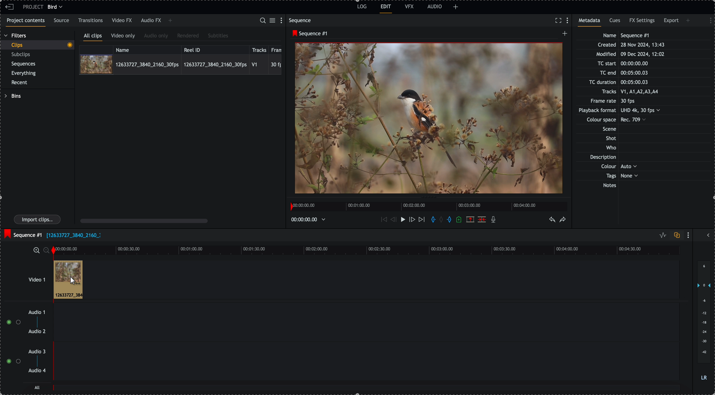 This screenshot has width=715, height=395. I want to click on toggle audio levels editing, so click(661, 235).